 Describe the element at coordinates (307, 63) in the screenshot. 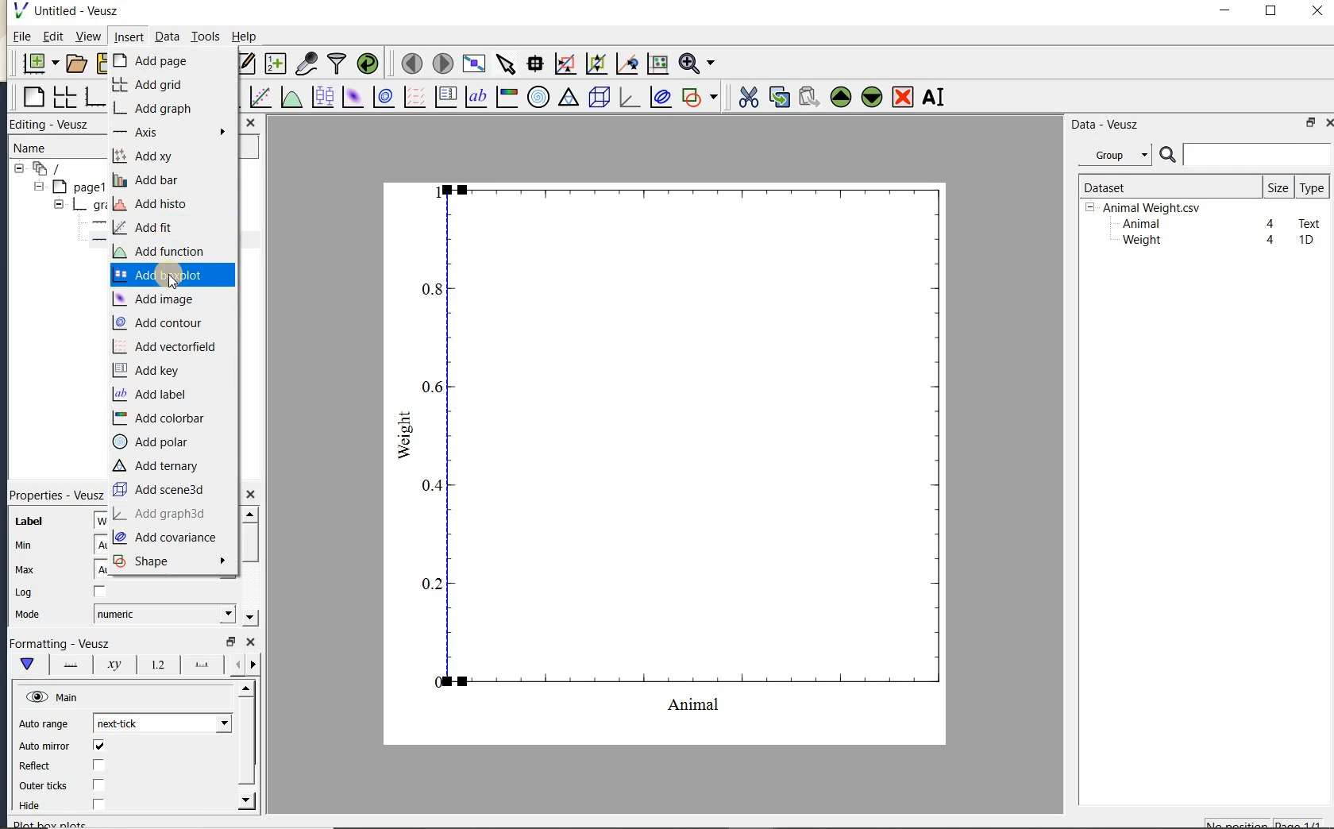

I see `capture remote data` at that location.